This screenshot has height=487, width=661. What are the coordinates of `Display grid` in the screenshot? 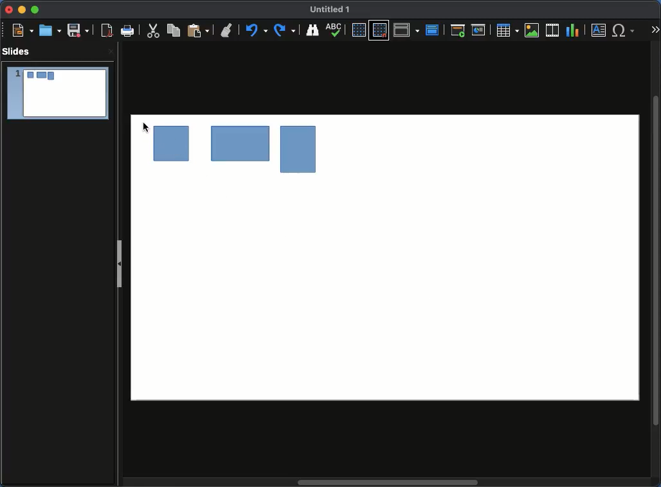 It's located at (358, 30).